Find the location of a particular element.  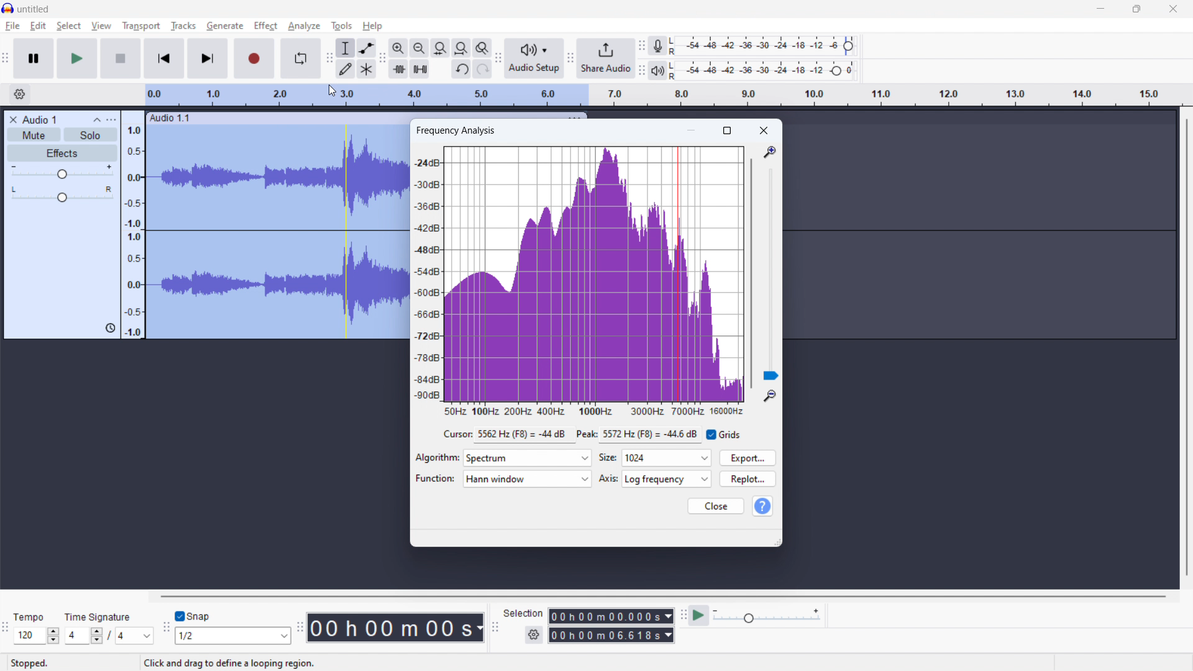

Cursor is located at coordinates (299, 29).